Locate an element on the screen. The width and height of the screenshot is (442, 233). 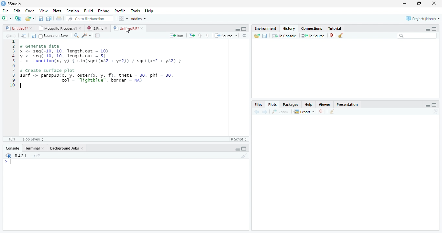
View is located at coordinates (43, 11).